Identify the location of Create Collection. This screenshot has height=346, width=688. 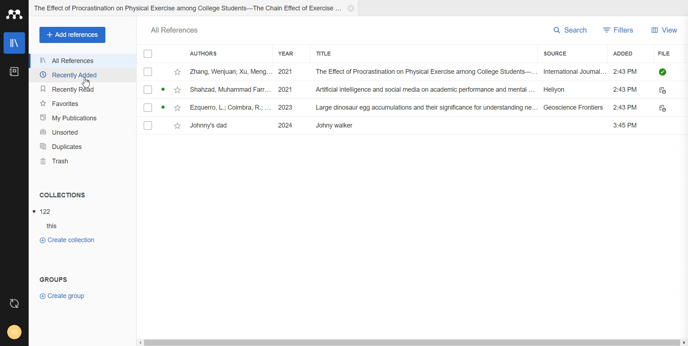
(67, 240).